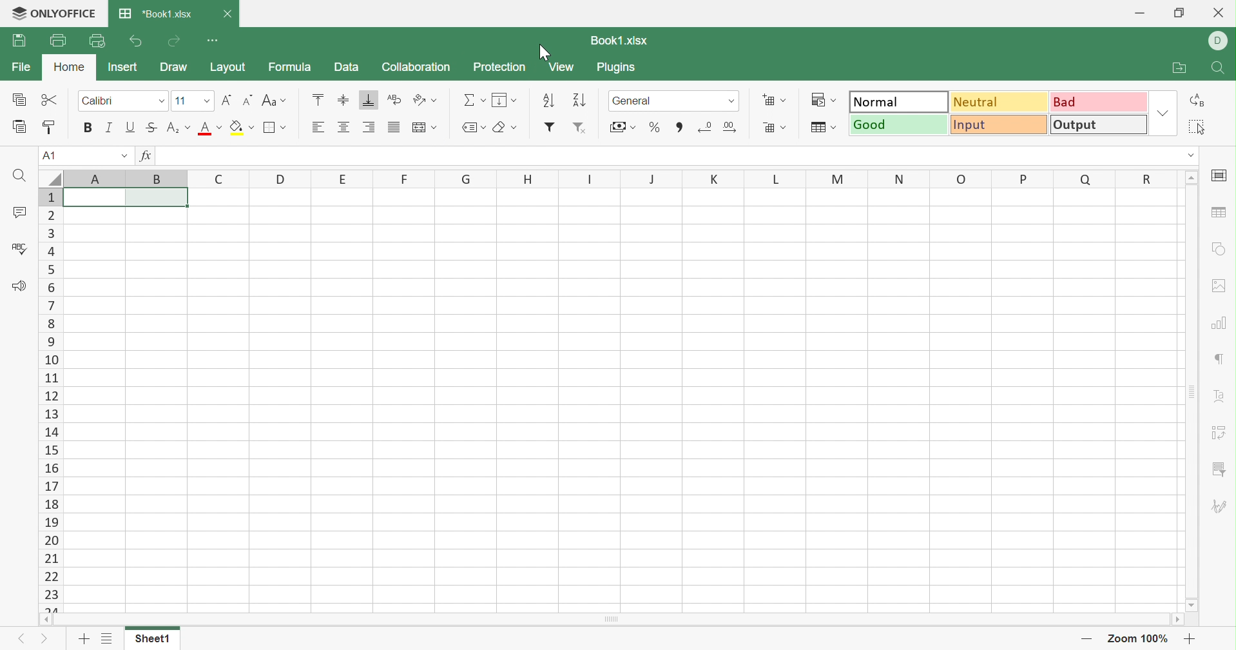 This screenshot has height=650, width=1236. What do you see at coordinates (1219, 431) in the screenshot?
I see `Pivot Table settings` at bounding box center [1219, 431].